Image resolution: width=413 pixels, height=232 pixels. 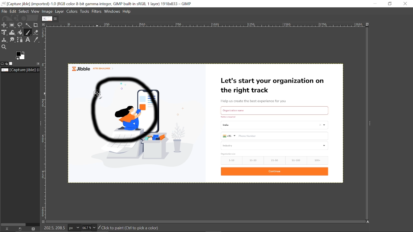 What do you see at coordinates (133, 112) in the screenshot?
I see `Circle drawn using paintbrush` at bounding box center [133, 112].